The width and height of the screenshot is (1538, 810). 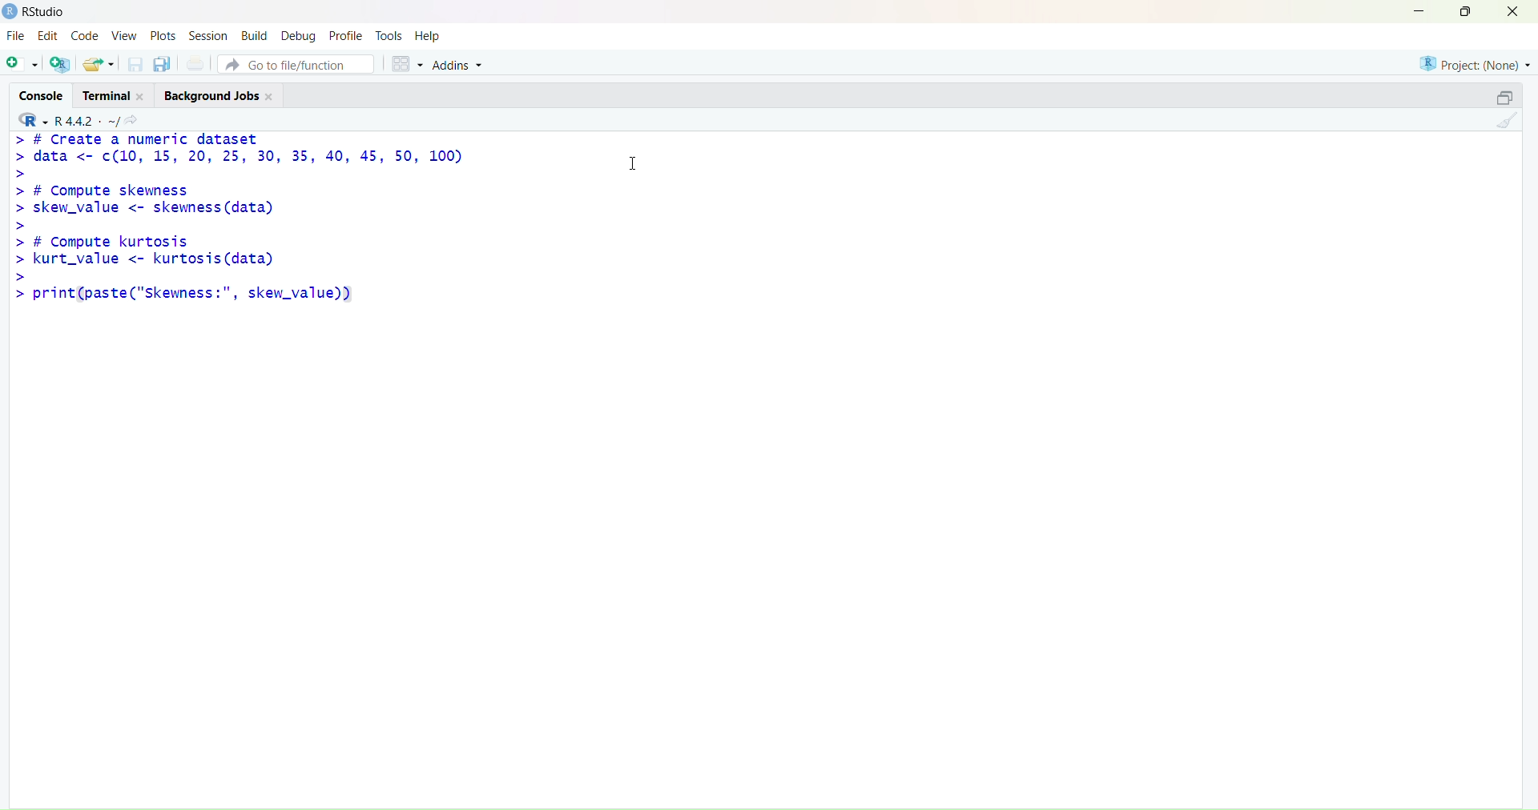 What do you see at coordinates (195, 64) in the screenshot?
I see `Print the current file` at bounding box center [195, 64].